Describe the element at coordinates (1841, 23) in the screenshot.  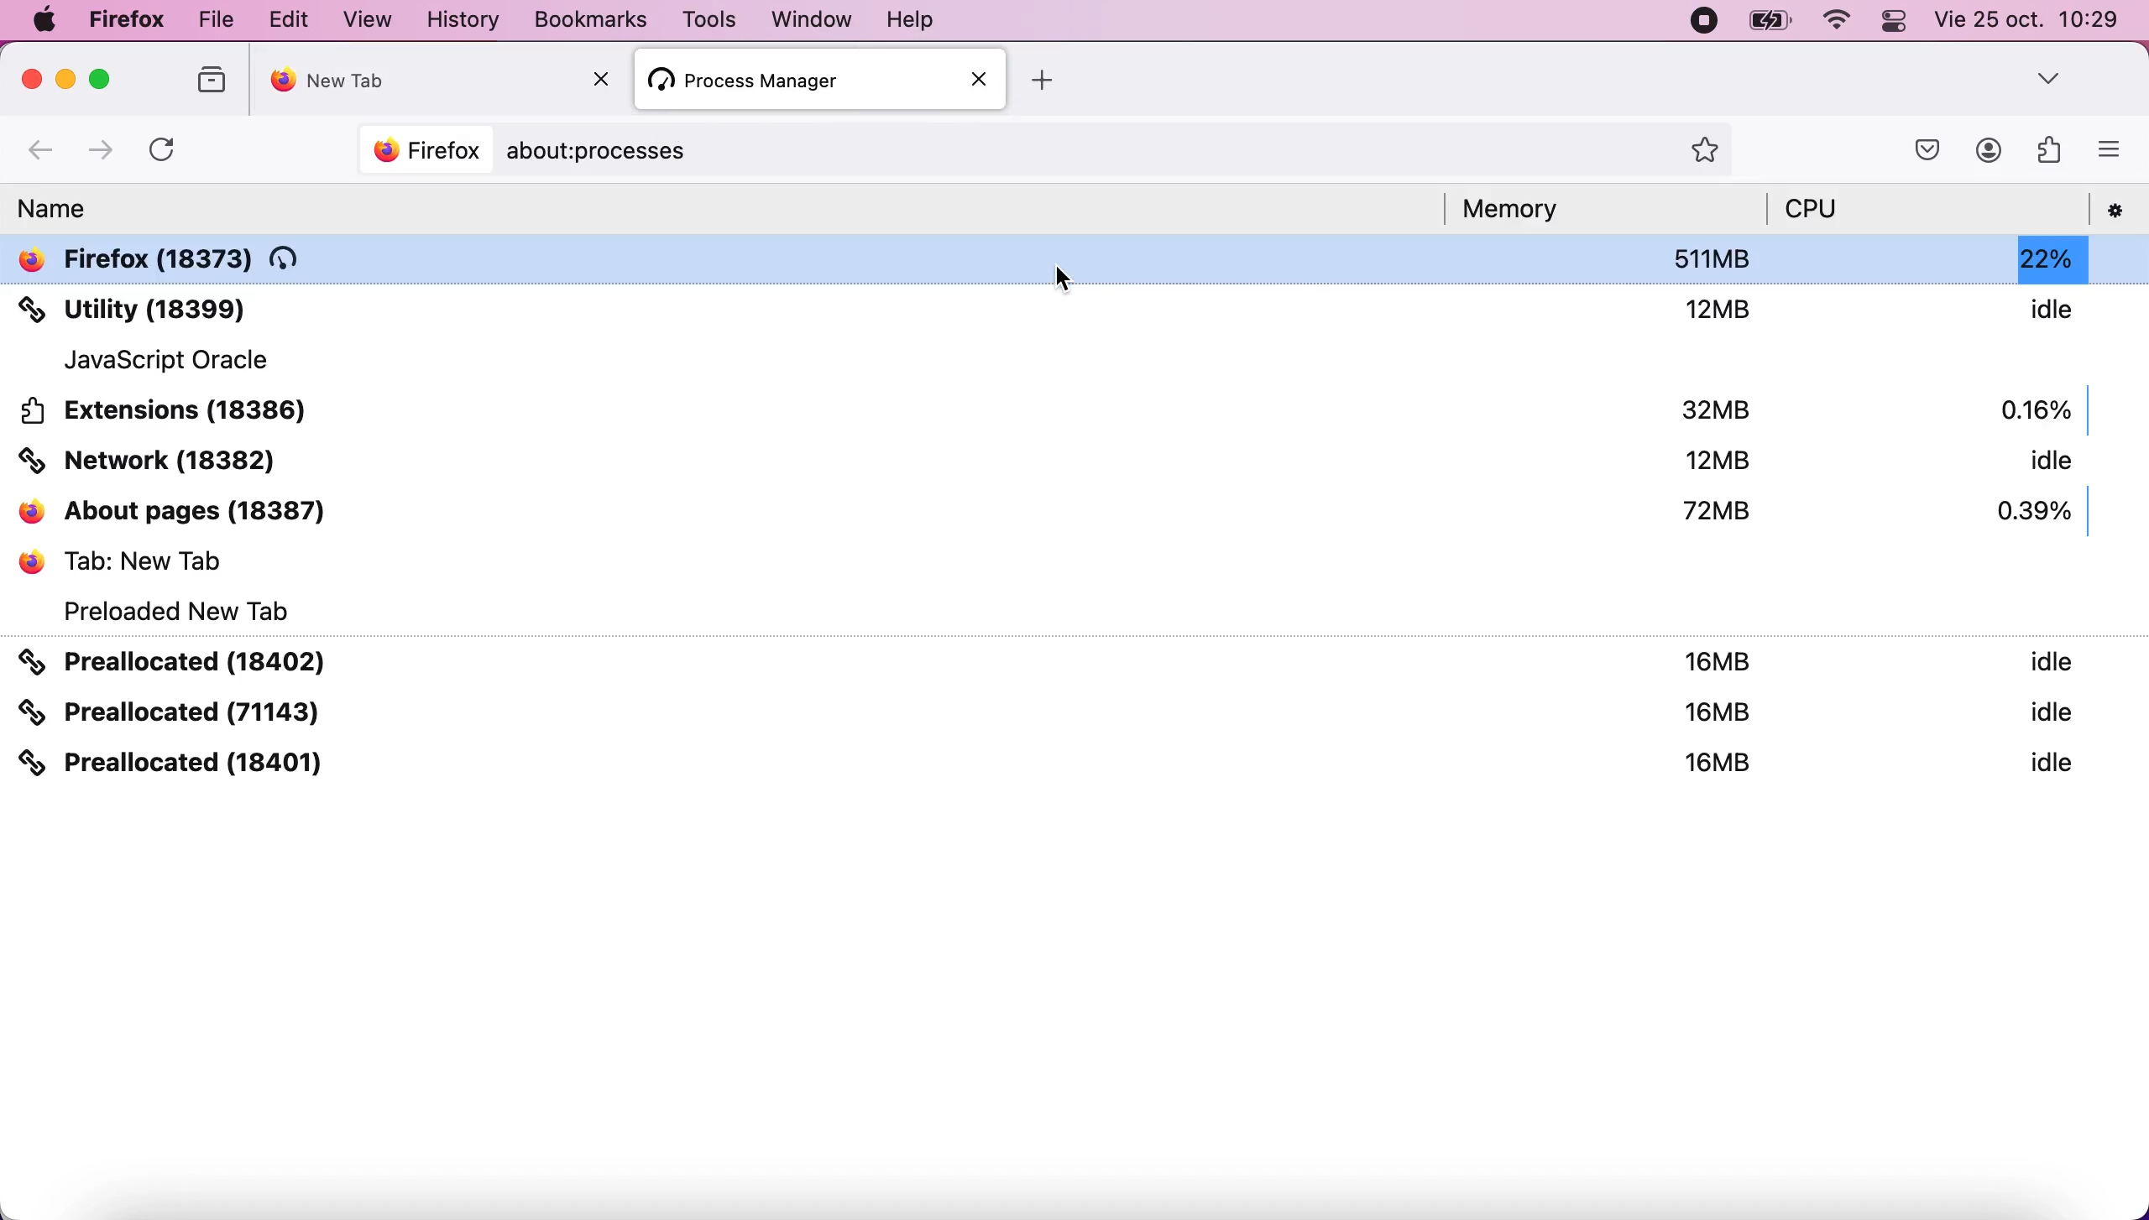
I see `Wifi` at that location.